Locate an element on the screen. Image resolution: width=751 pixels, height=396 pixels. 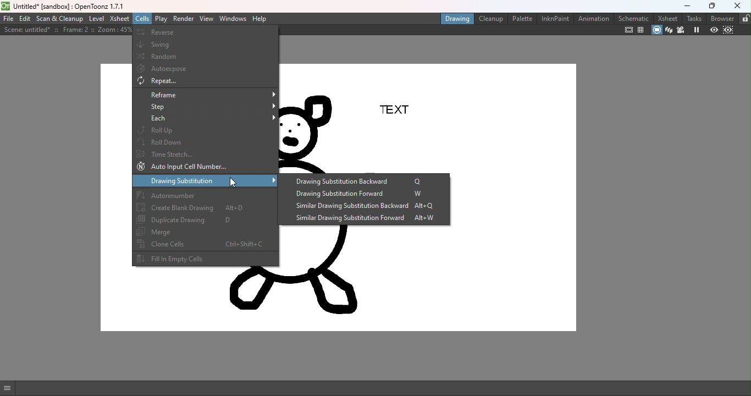
minimize is located at coordinates (686, 7).